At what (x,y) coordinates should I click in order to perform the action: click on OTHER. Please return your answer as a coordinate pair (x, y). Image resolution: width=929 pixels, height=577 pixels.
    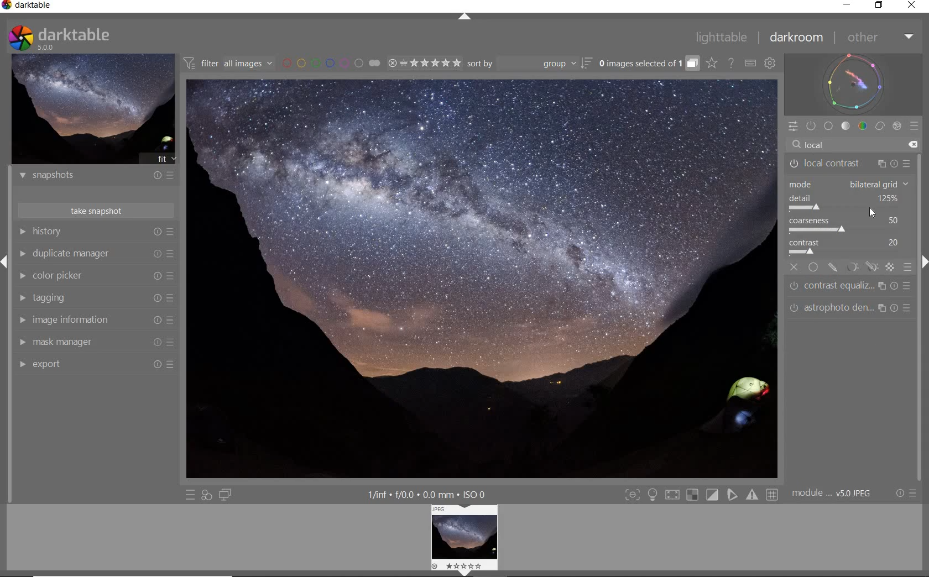
    Looking at the image, I should click on (880, 38).